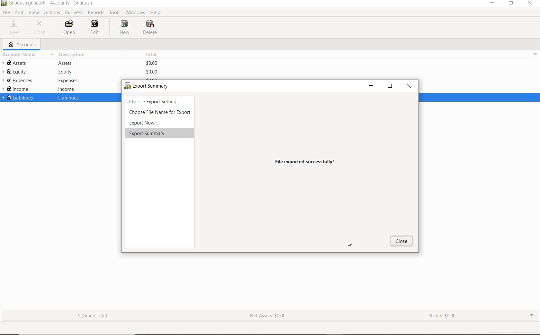 The image size is (540, 335). I want to click on income, so click(66, 89).